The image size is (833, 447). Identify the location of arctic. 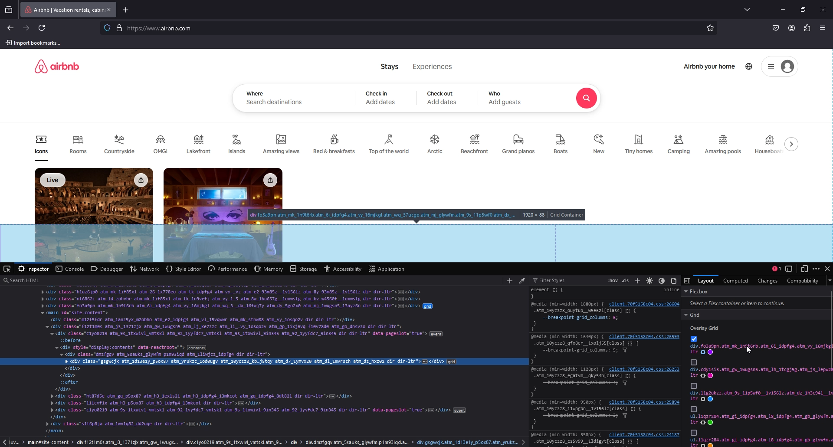
(436, 145).